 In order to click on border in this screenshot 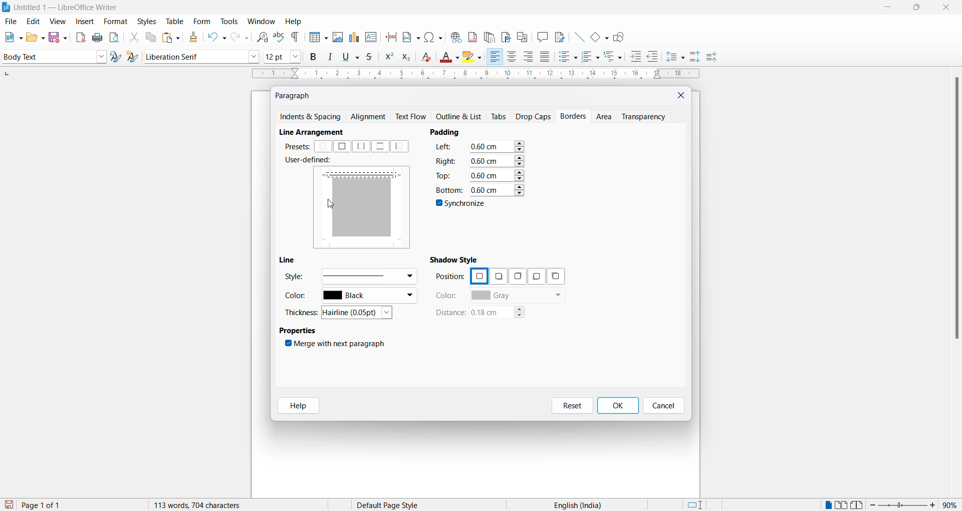, I will do `click(363, 173)`.